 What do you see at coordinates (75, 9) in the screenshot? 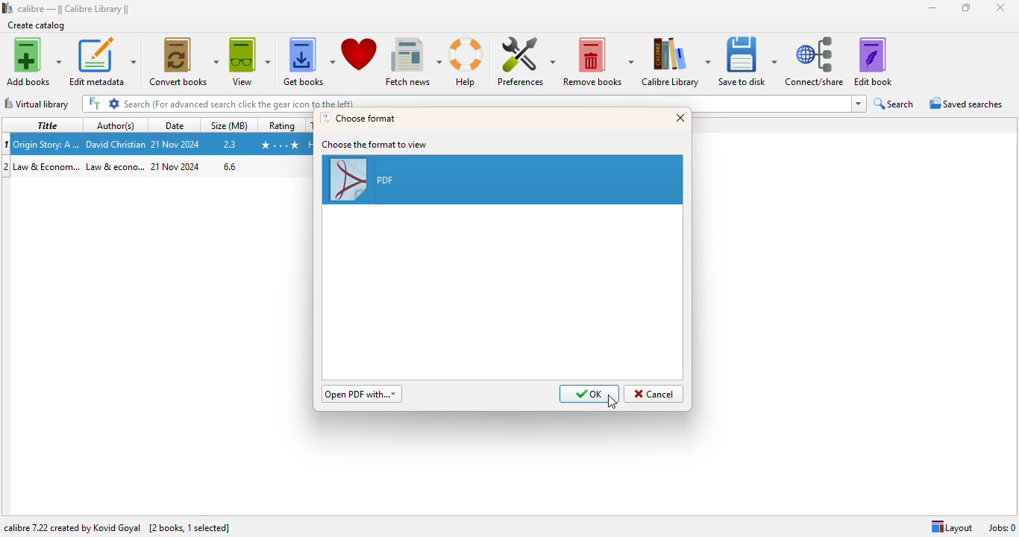
I see `calibre library` at bounding box center [75, 9].